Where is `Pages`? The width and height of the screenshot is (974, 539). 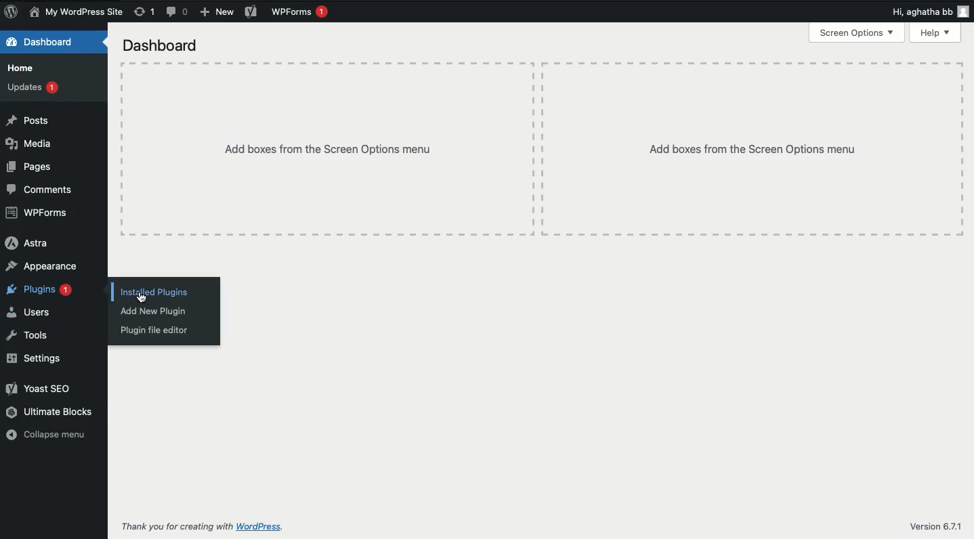
Pages is located at coordinates (29, 167).